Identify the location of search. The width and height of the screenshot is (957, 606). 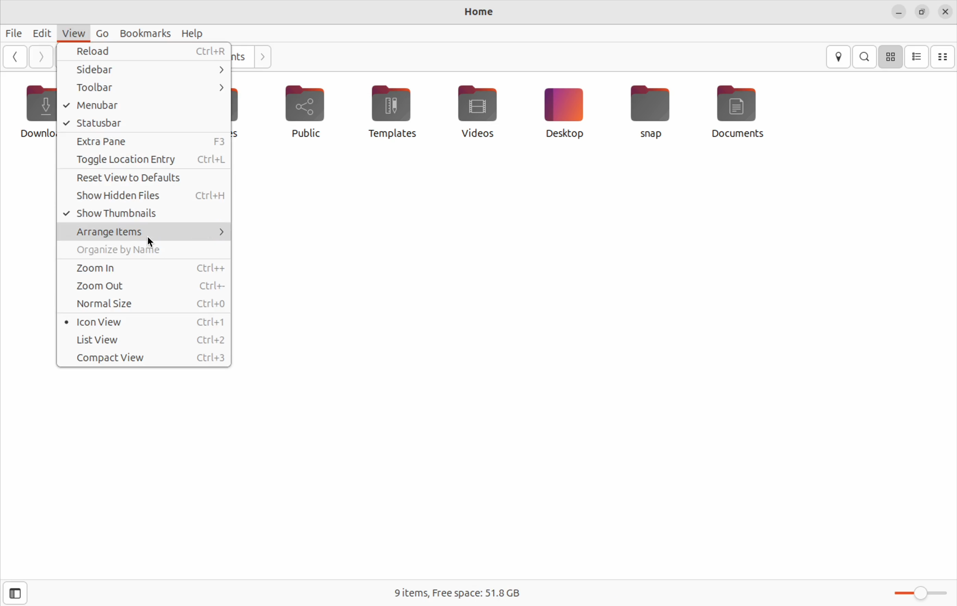
(866, 56).